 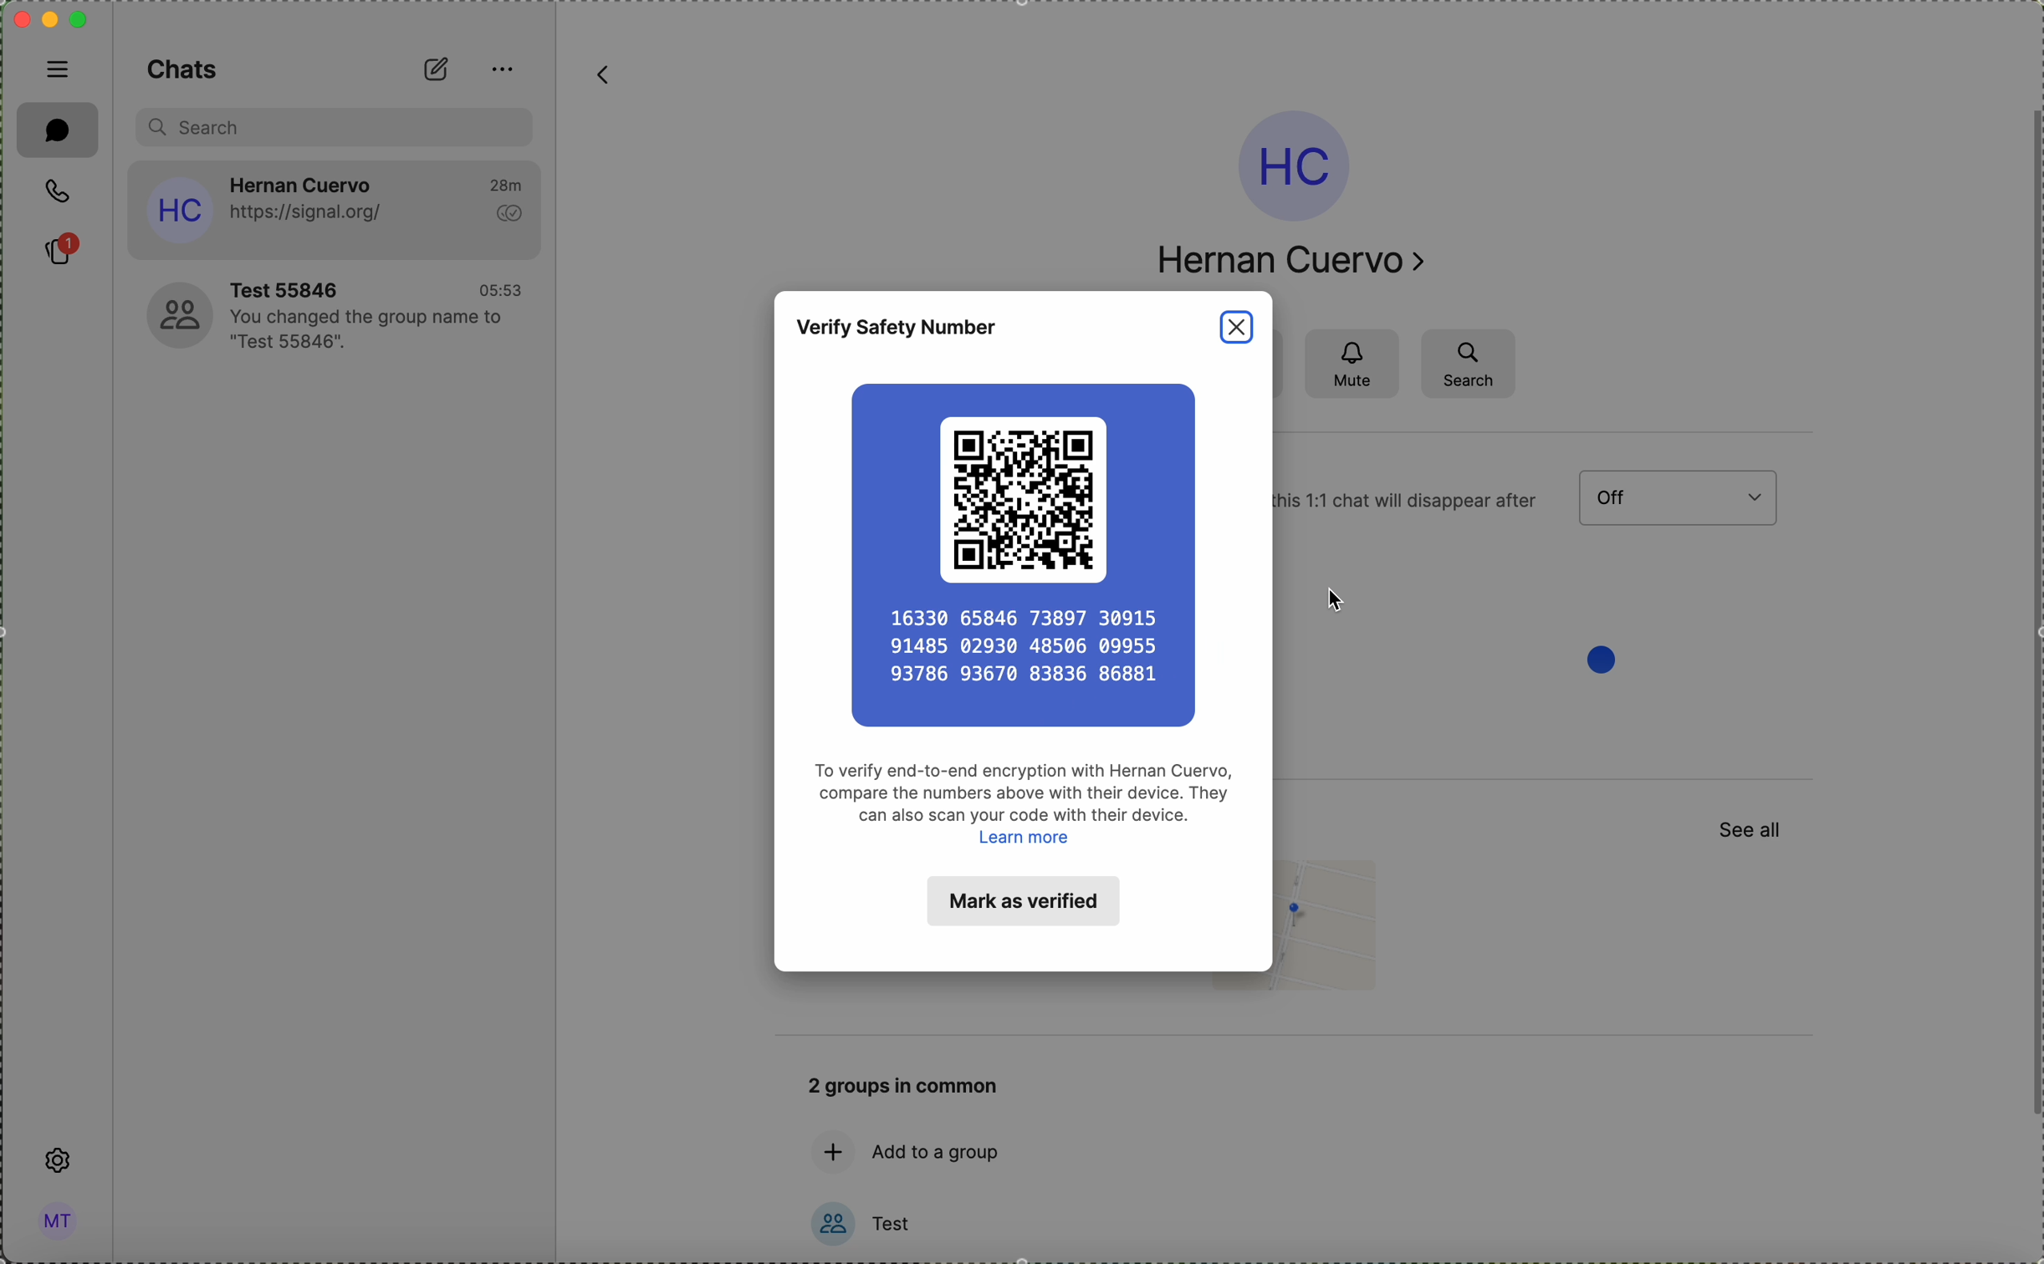 What do you see at coordinates (1423, 503) in the screenshot?
I see `1:1 chat will disappear after` at bounding box center [1423, 503].